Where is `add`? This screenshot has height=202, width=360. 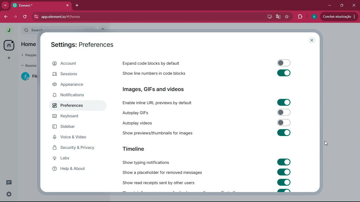
add is located at coordinates (8, 58).